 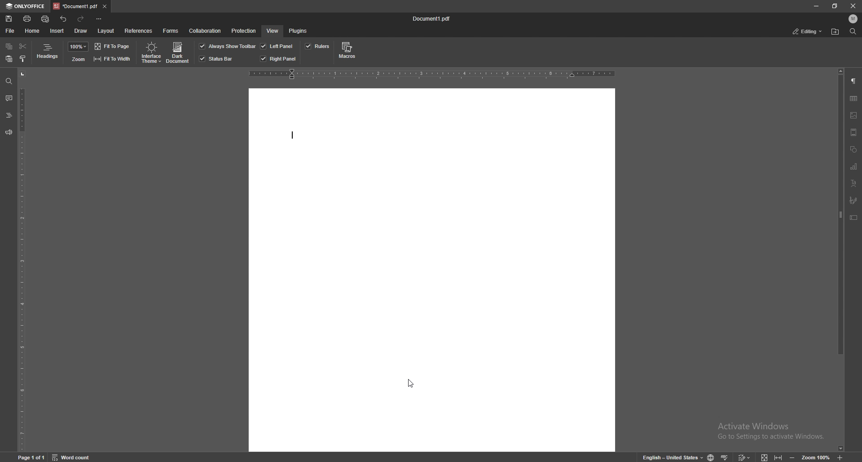 I want to click on status bar, so click(x=217, y=59).